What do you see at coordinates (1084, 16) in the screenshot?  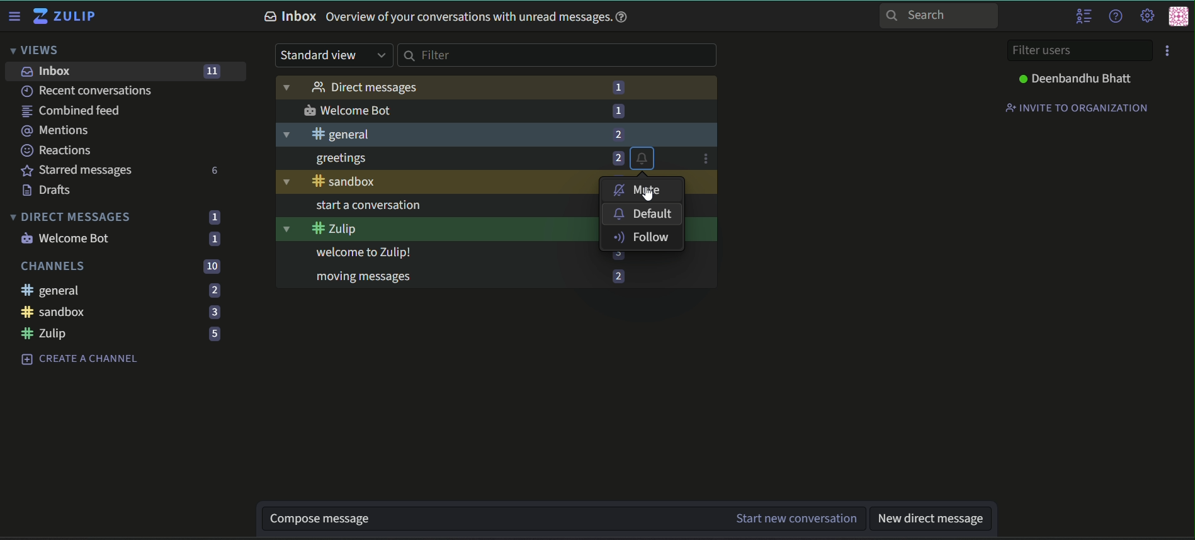 I see `hide user list` at bounding box center [1084, 16].